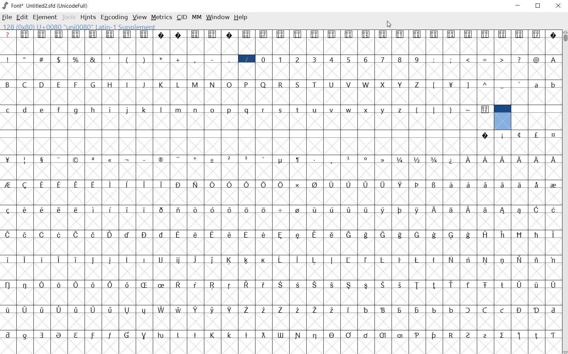  What do you see at coordinates (536, 260) in the screenshot?
I see `Symbol` at bounding box center [536, 260].